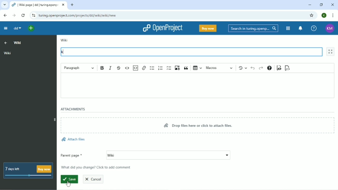 The height and width of the screenshot is (190, 338). What do you see at coordinates (165, 155) in the screenshot?
I see `wiki` at bounding box center [165, 155].